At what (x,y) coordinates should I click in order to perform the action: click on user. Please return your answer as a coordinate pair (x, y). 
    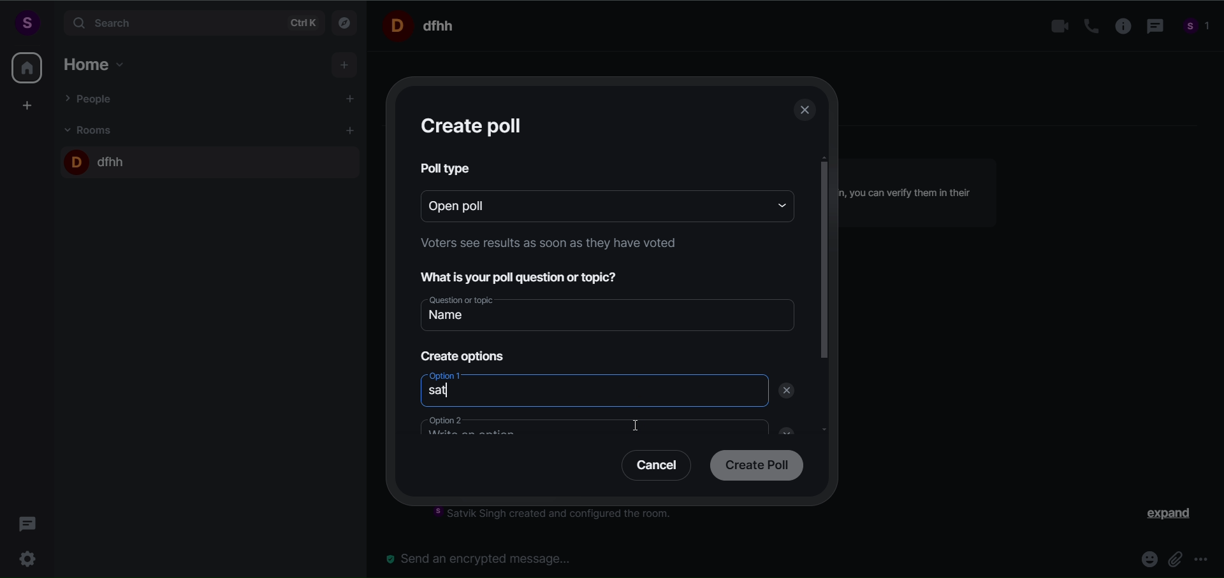
    Looking at the image, I should click on (26, 22).